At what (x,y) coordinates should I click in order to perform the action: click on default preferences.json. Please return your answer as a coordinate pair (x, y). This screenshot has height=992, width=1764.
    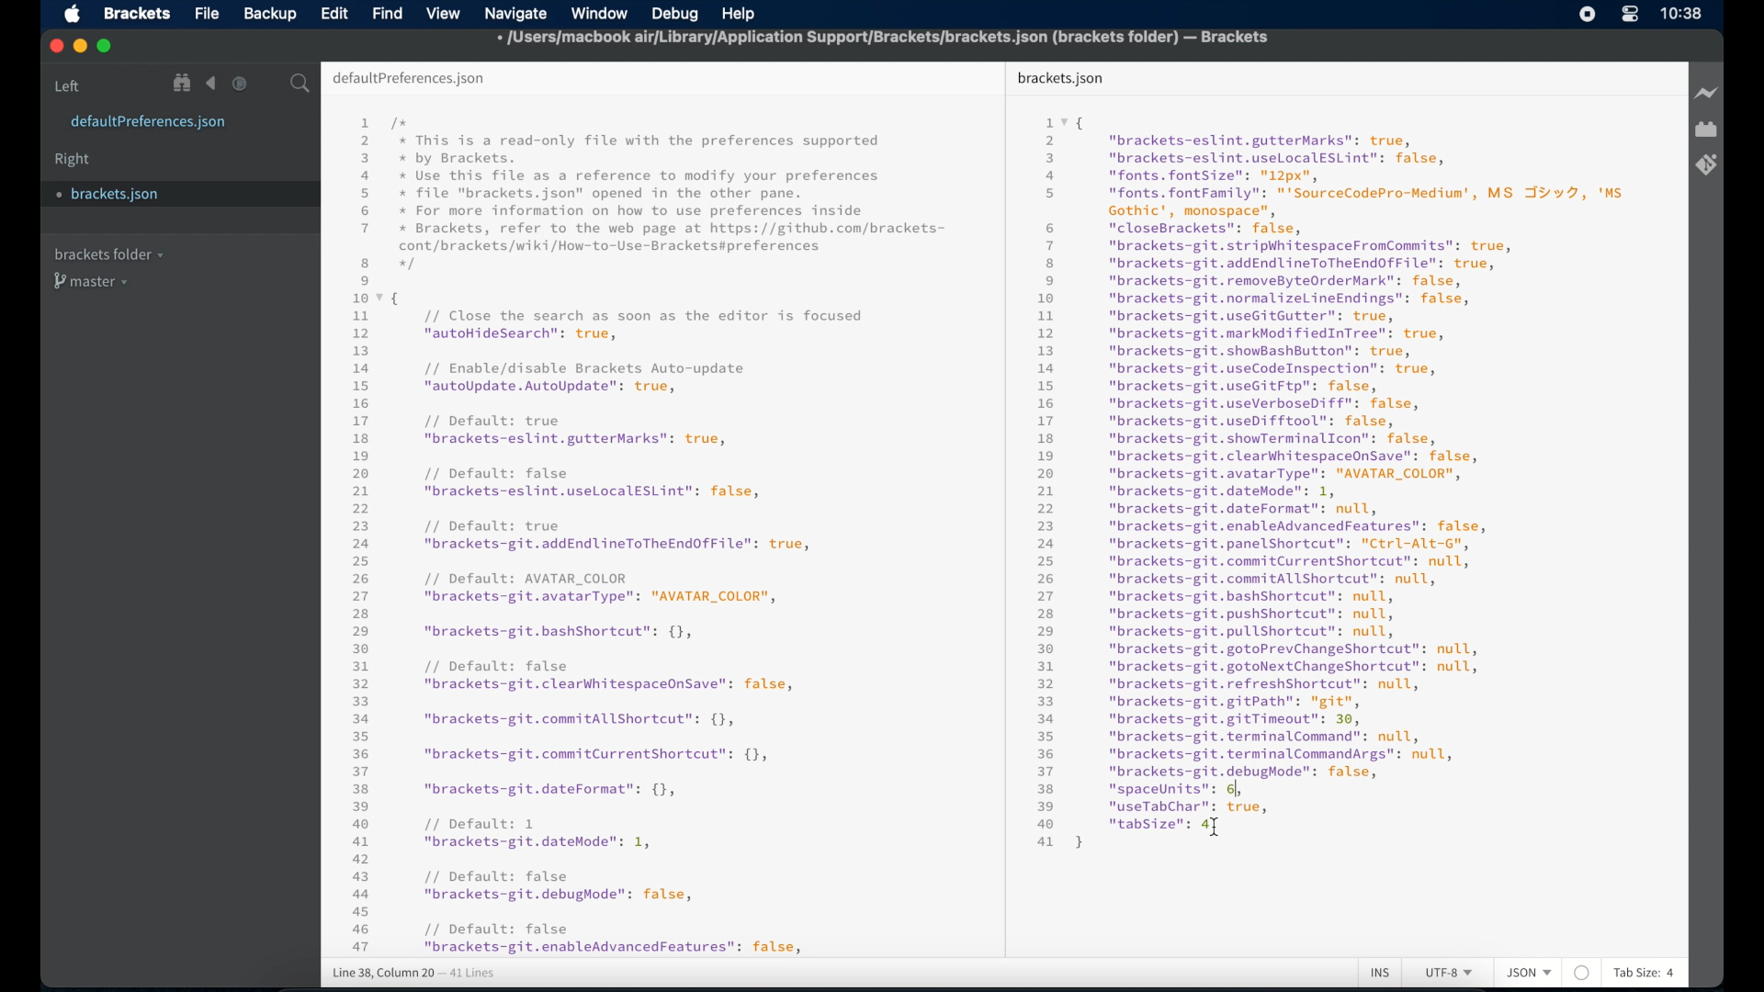
    Looking at the image, I should click on (408, 79).